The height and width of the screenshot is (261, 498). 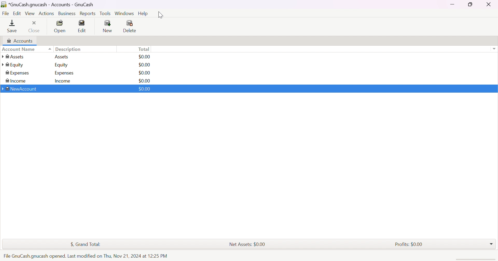 I want to click on $0.00, so click(x=145, y=73).